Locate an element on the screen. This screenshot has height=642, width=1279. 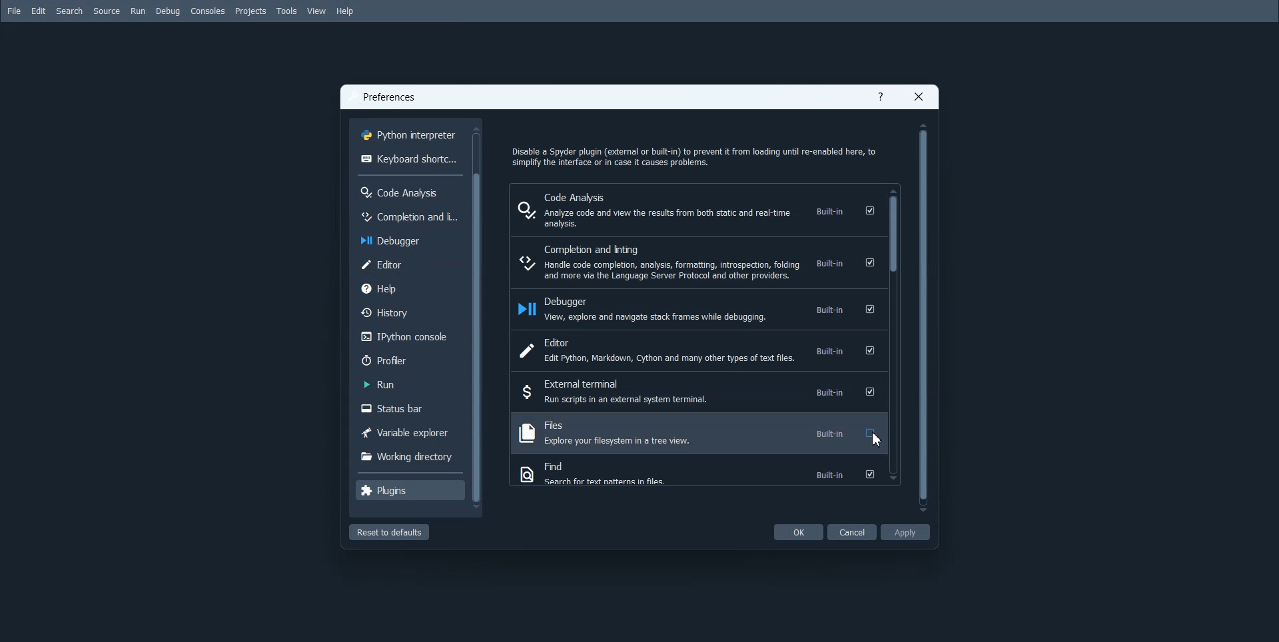
Tools is located at coordinates (286, 11).